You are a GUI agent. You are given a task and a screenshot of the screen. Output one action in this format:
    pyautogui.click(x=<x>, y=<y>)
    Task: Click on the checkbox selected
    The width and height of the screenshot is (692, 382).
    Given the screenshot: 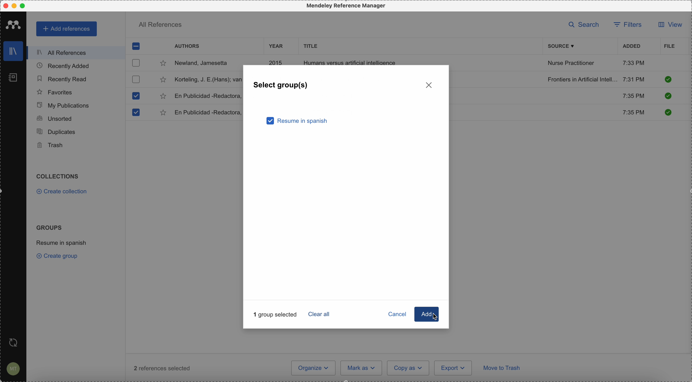 What is the action you would take?
    pyautogui.click(x=135, y=96)
    